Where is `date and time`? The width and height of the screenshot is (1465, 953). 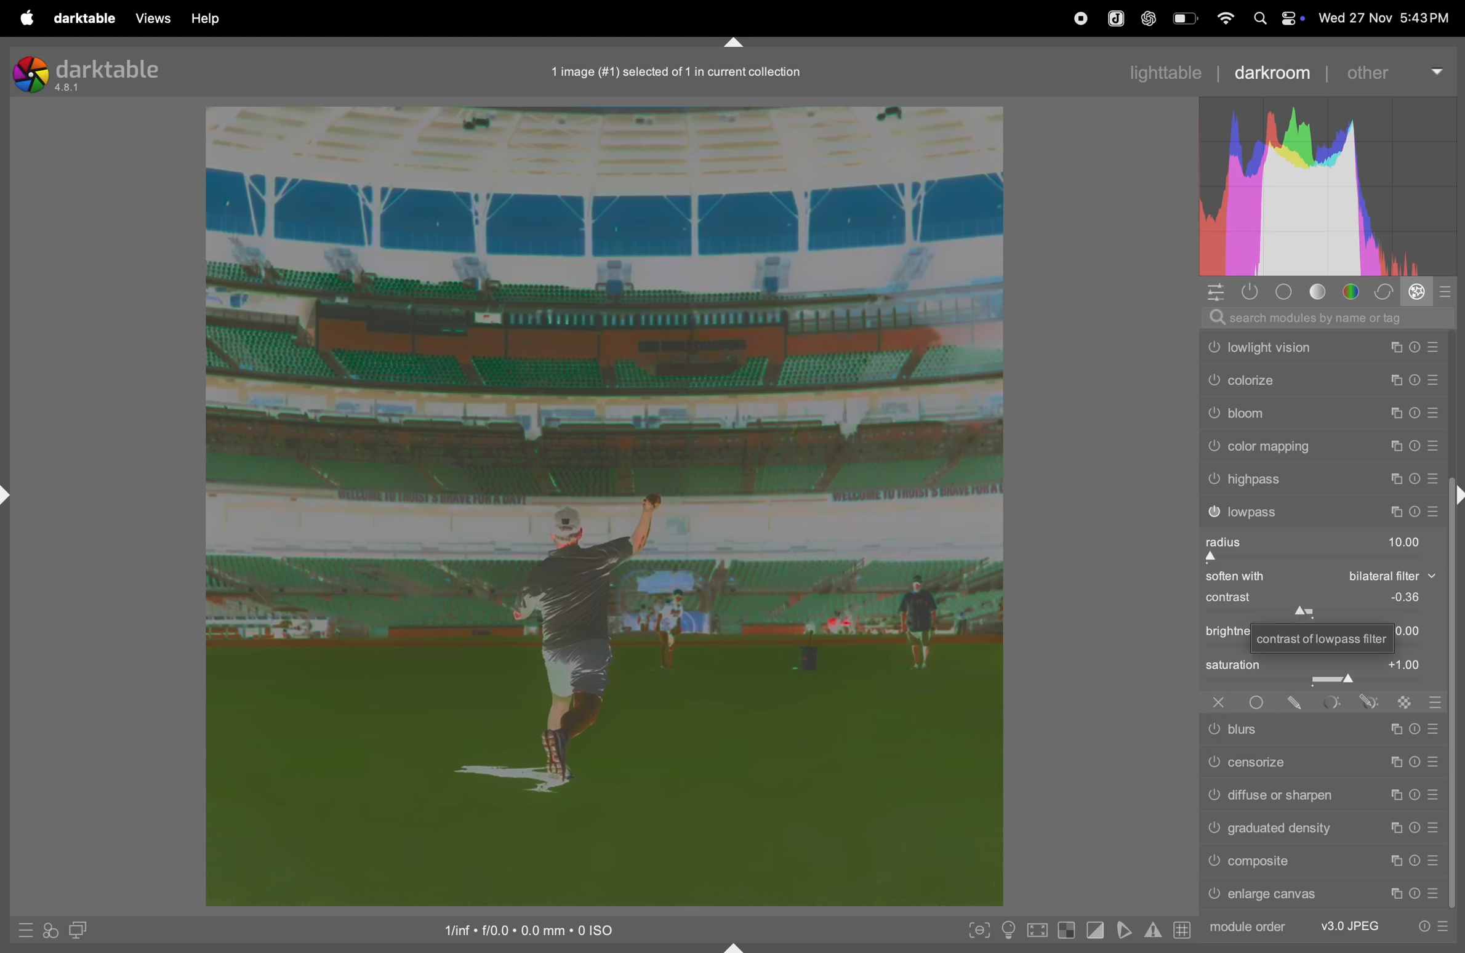 date and time is located at coordinates (1384, 15).